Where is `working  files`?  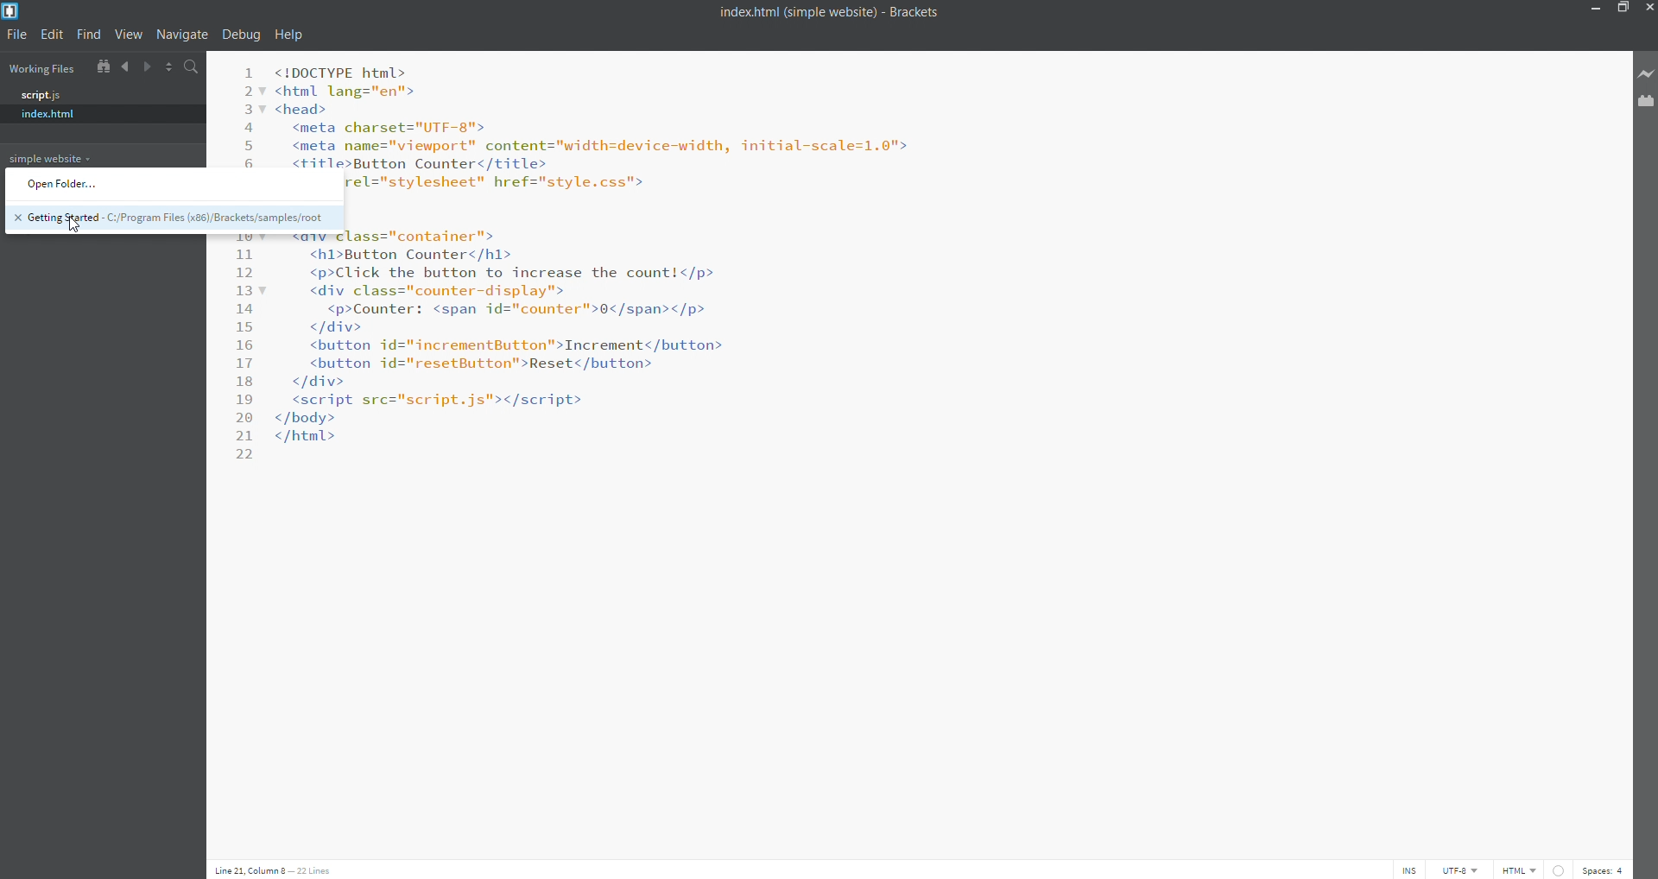
working  files is located at coordinates (45, 66).